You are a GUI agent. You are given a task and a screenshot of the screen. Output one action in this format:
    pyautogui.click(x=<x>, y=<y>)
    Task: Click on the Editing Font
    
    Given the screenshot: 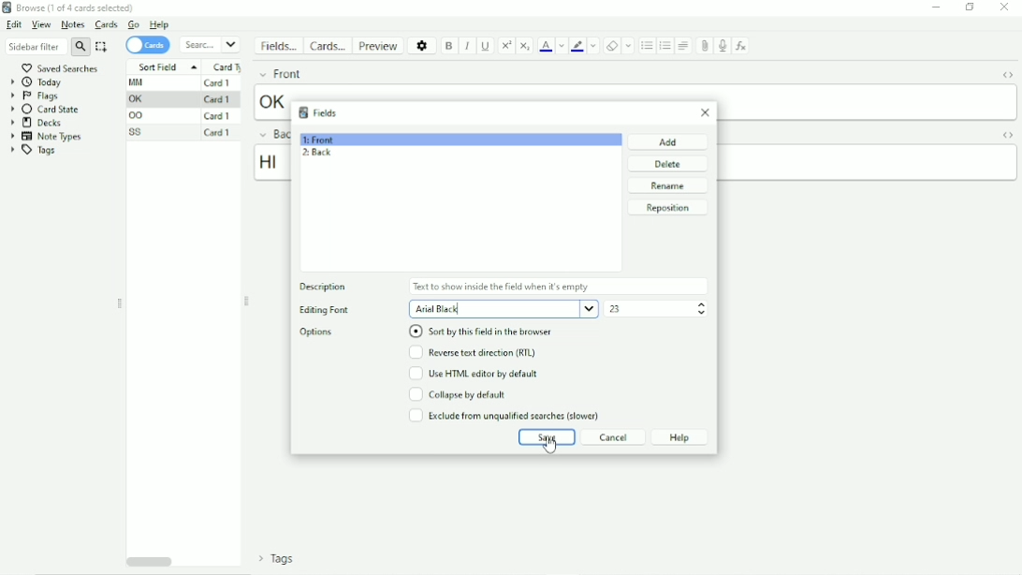 What is the action you would take?
    pyautogui.click(x=323, y=311)
    